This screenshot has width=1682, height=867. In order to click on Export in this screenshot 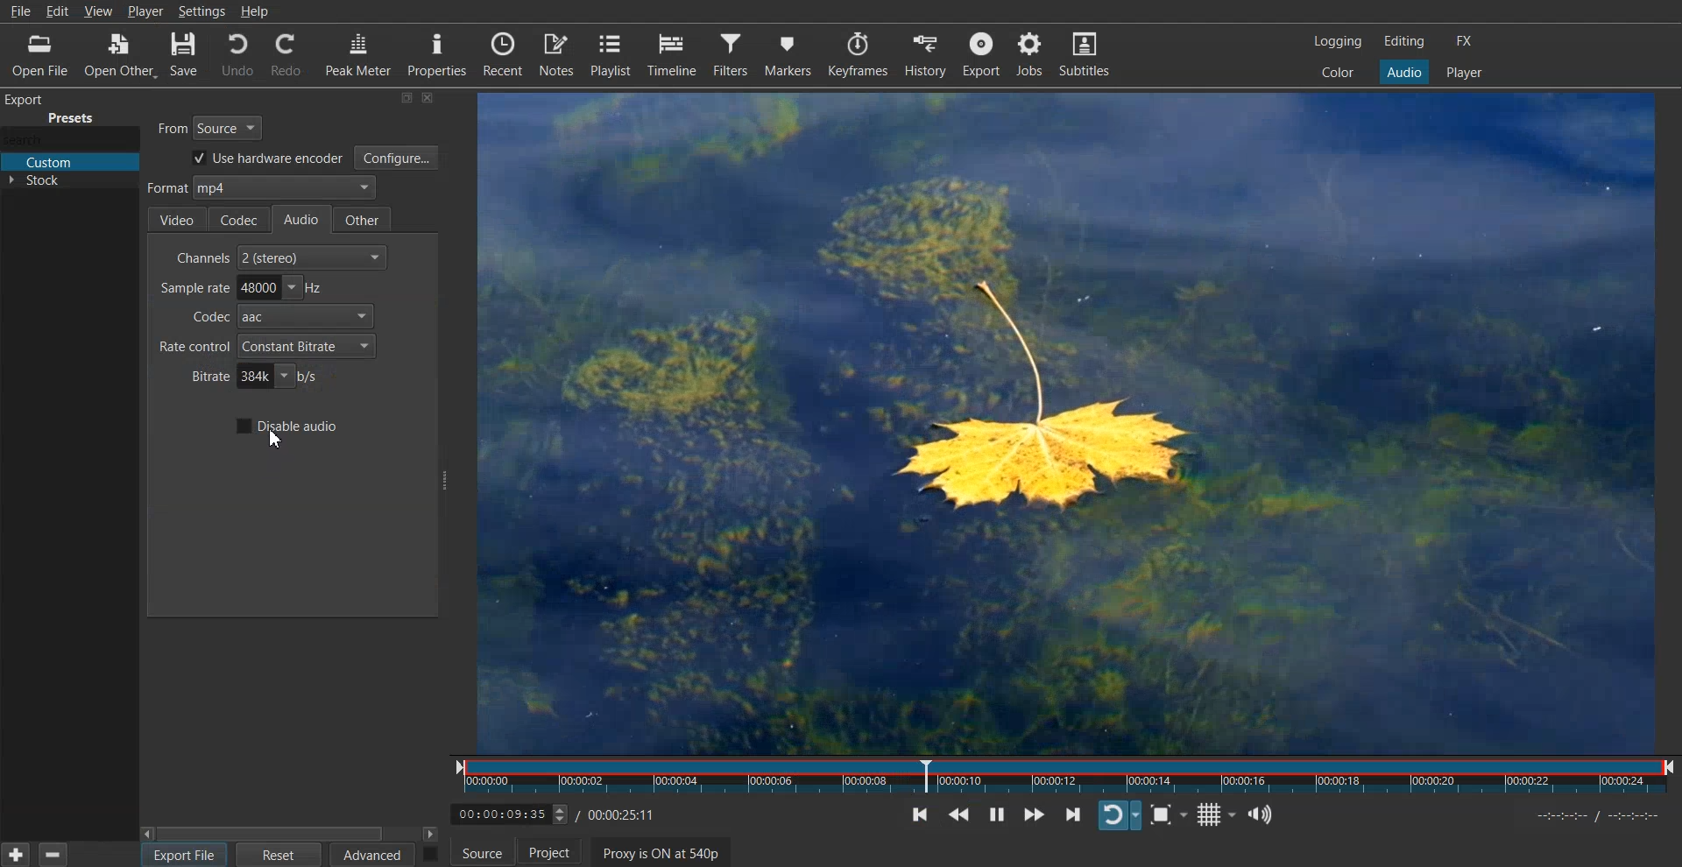, I will do `click(983, 53)`.